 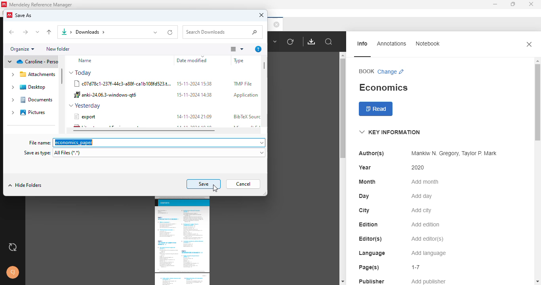 I want to click on TMP file, so click(x=243, y=84).